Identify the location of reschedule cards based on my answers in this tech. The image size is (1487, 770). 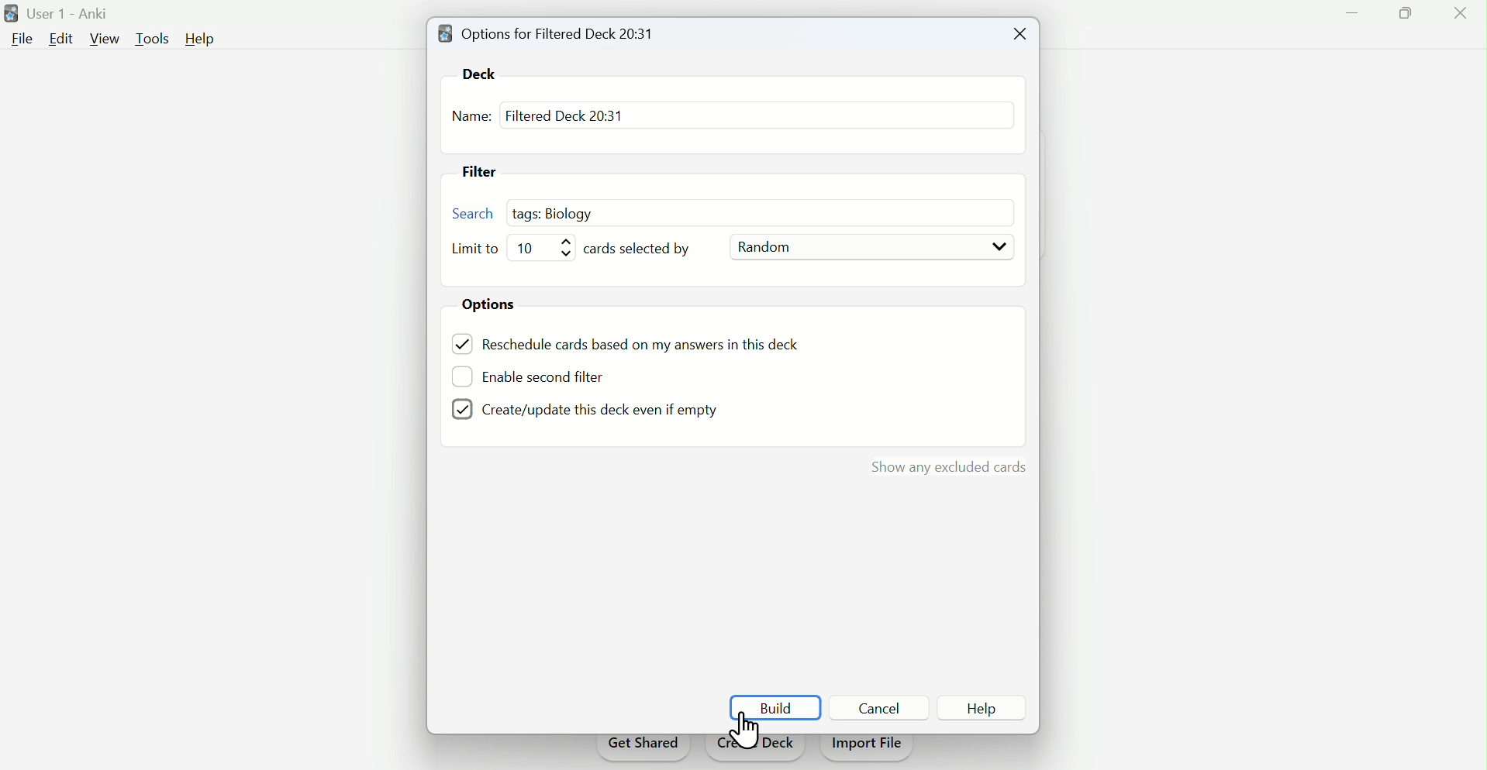
(651, 346).